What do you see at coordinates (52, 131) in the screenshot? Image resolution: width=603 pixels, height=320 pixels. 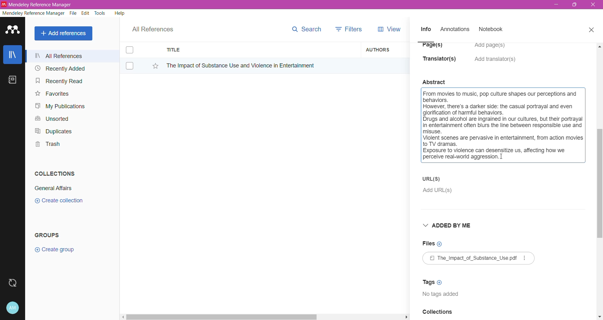 I see `Duplicates` at bounding box center [52, 131].